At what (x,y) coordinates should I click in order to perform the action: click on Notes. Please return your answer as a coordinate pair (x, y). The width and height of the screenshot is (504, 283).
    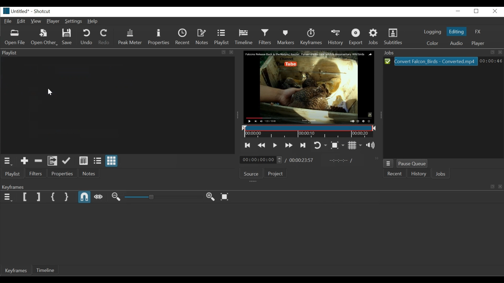
    Looking at the image, I should click on (88, 174).